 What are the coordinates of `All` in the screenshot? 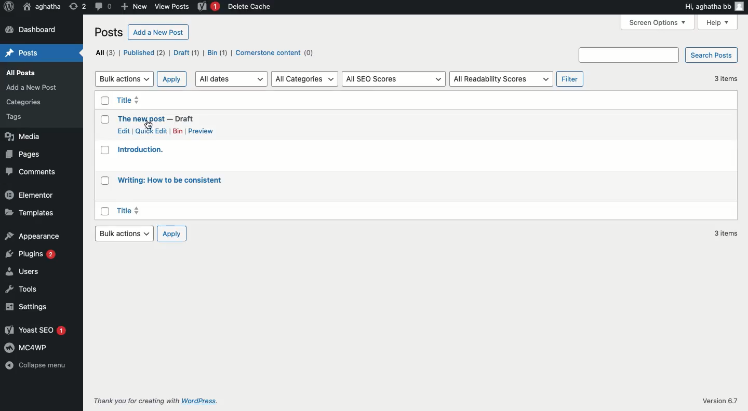 It's located at (103, 52).